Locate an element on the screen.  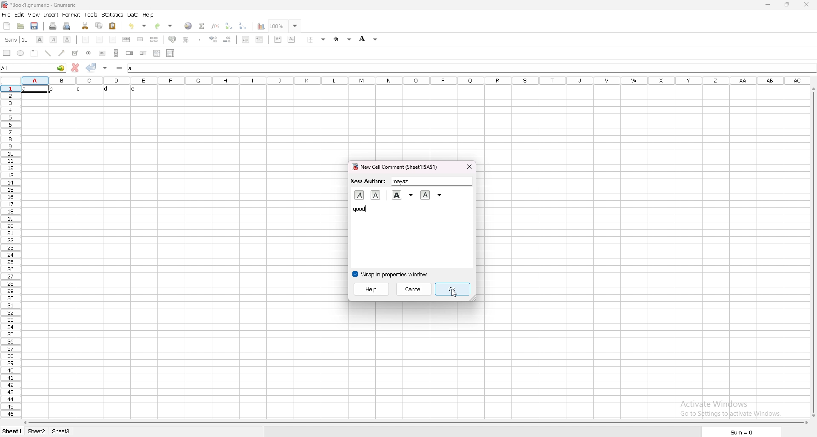
new author is located at coordinates (411, 182).